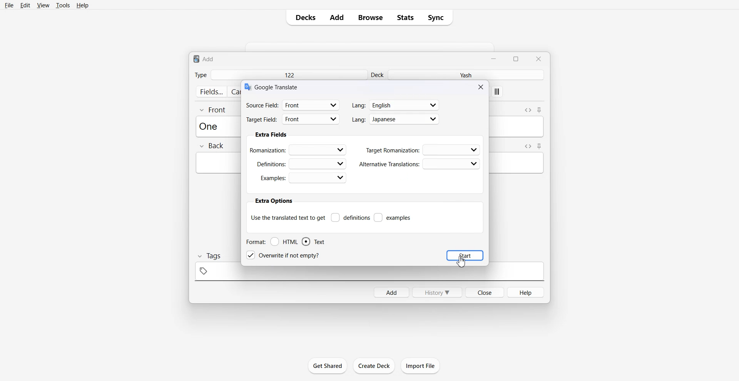 The image size is (739, 381). I want to click on Yash, so click(468, 75).